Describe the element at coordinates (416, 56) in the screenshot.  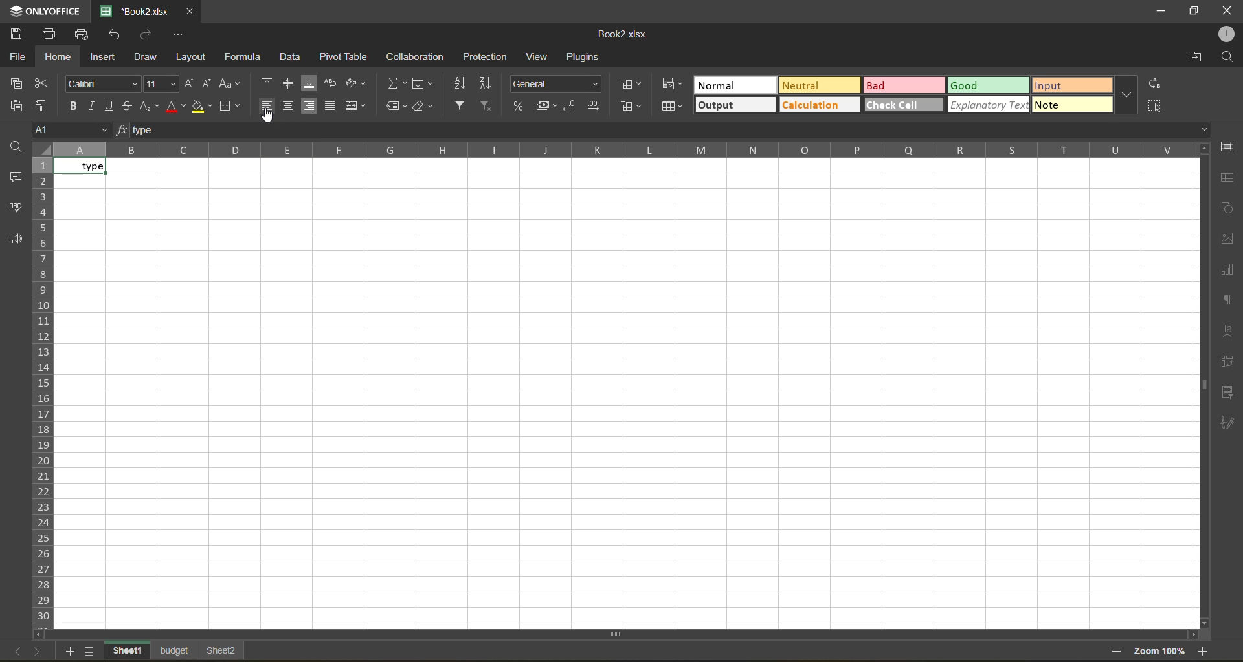
I see `collaboration` at that location.